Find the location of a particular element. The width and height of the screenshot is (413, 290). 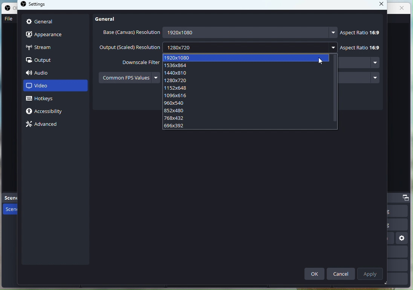

cursor is located at coordinates (320, 62).